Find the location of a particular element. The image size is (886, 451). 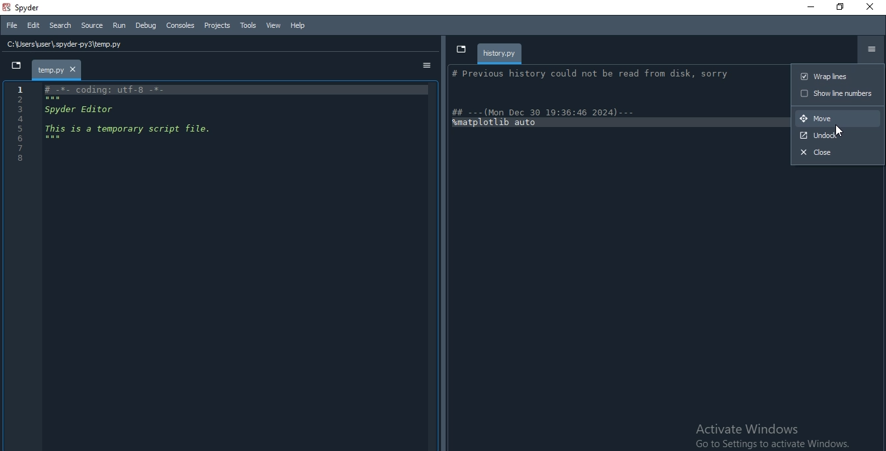

Consoles is located at coordinates (181, 25).